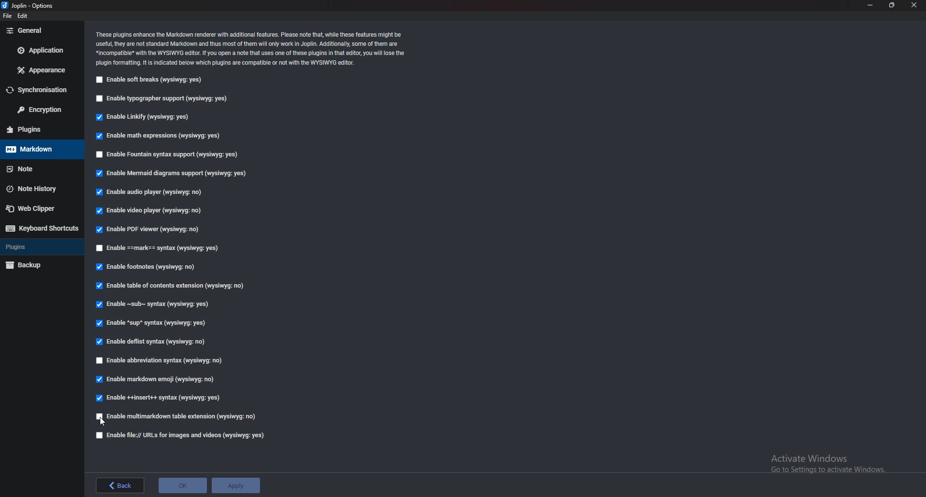 The height and width of the screenshot is (497, 926). What do you see at coordinates (151, 342) in the screenshot?
I see `enable deflist syntax` at bounding box center [151, 342].